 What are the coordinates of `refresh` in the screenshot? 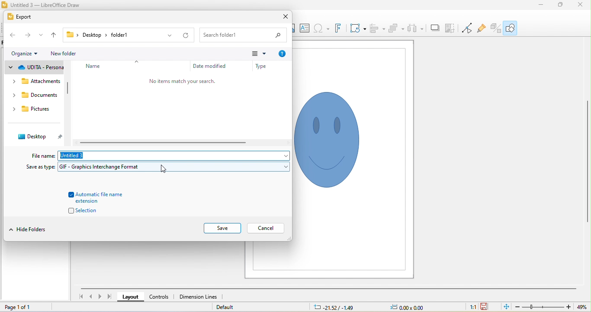 It's located at (185, 35).